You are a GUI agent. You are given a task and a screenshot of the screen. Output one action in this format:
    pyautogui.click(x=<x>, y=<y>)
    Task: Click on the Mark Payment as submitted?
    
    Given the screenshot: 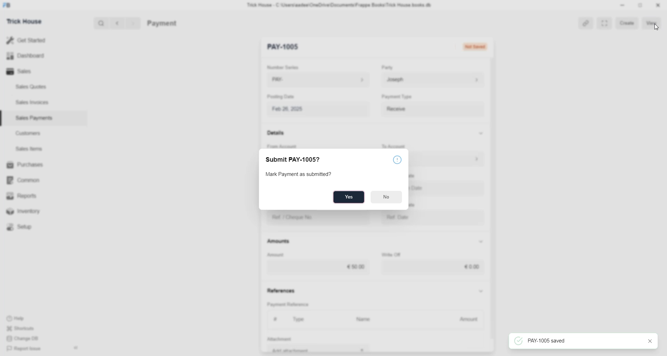 What is the action you would take?
    pyautogui.click(x=298, y=174)
    